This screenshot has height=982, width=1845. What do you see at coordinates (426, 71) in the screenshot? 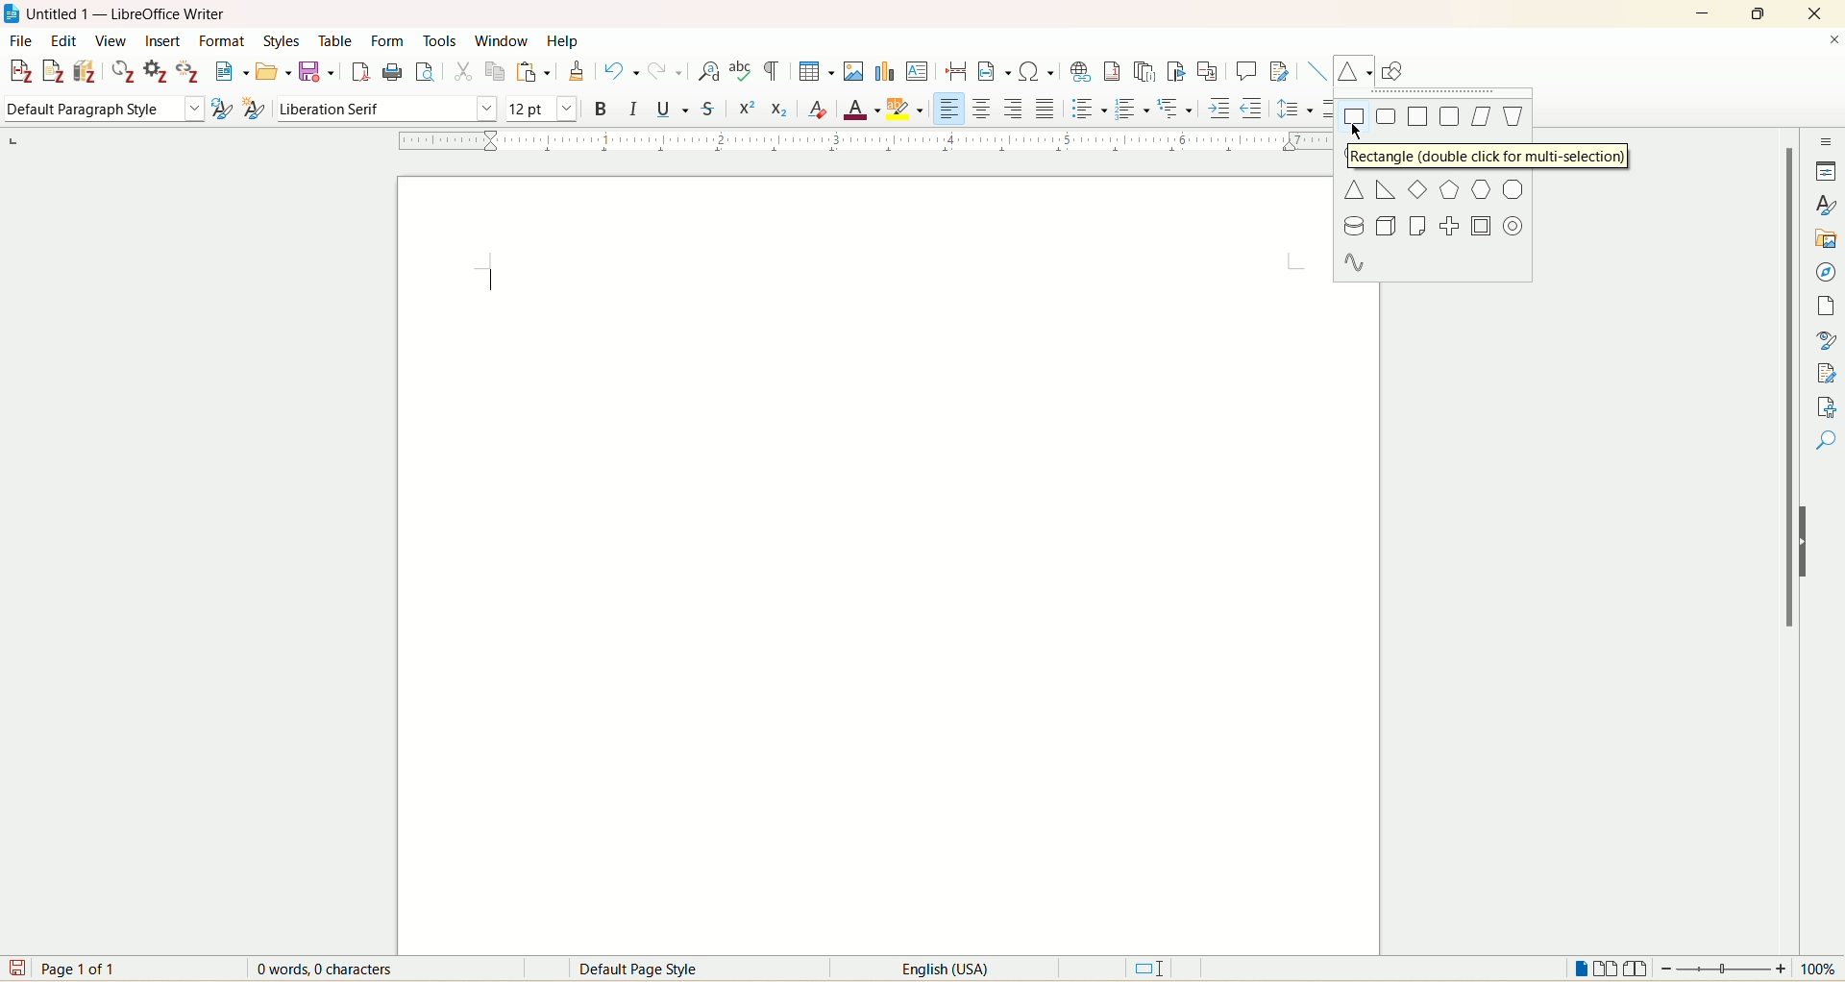
I see `print preview` at bounding box center [426, 71].